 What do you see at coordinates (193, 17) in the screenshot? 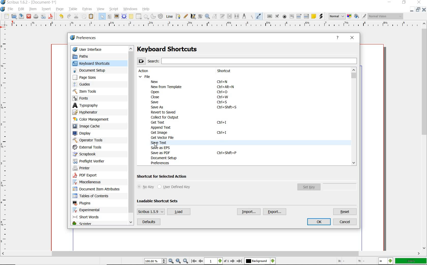
I see `calligraphic line` at bounding box center [193, 17].